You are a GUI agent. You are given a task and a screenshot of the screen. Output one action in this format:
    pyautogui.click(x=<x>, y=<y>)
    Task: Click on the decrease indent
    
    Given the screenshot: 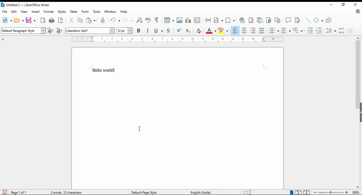 What is the action you would take?
    pyautogui.click(x=319, y=31)
    